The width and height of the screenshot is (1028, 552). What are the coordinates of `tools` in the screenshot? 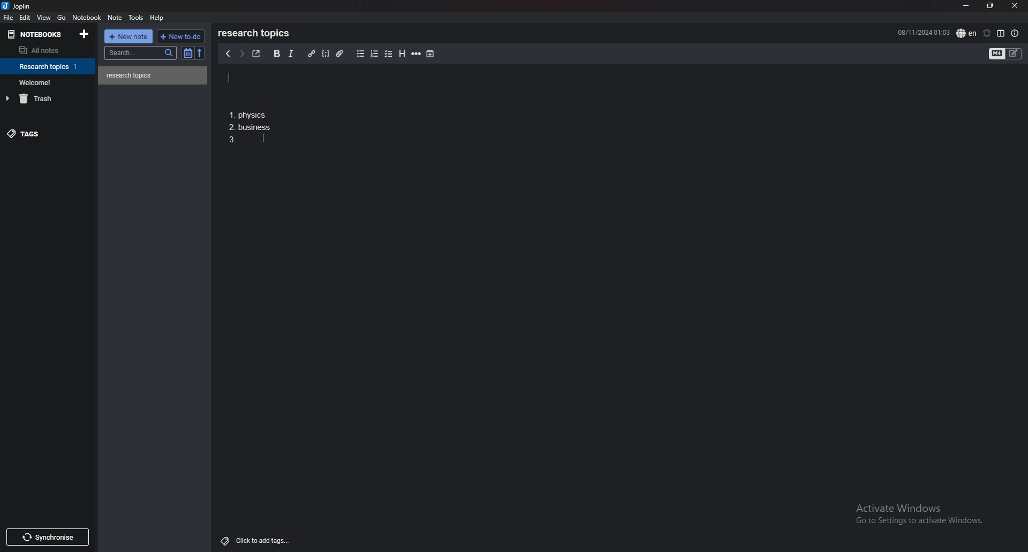 It's located at (136, 18).